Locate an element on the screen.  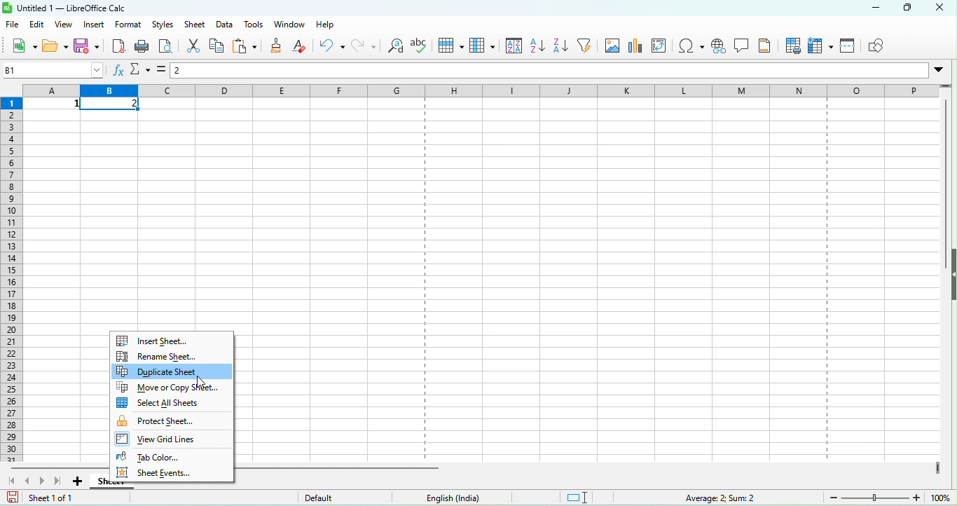
undo  is located at coordinates (331, 47).